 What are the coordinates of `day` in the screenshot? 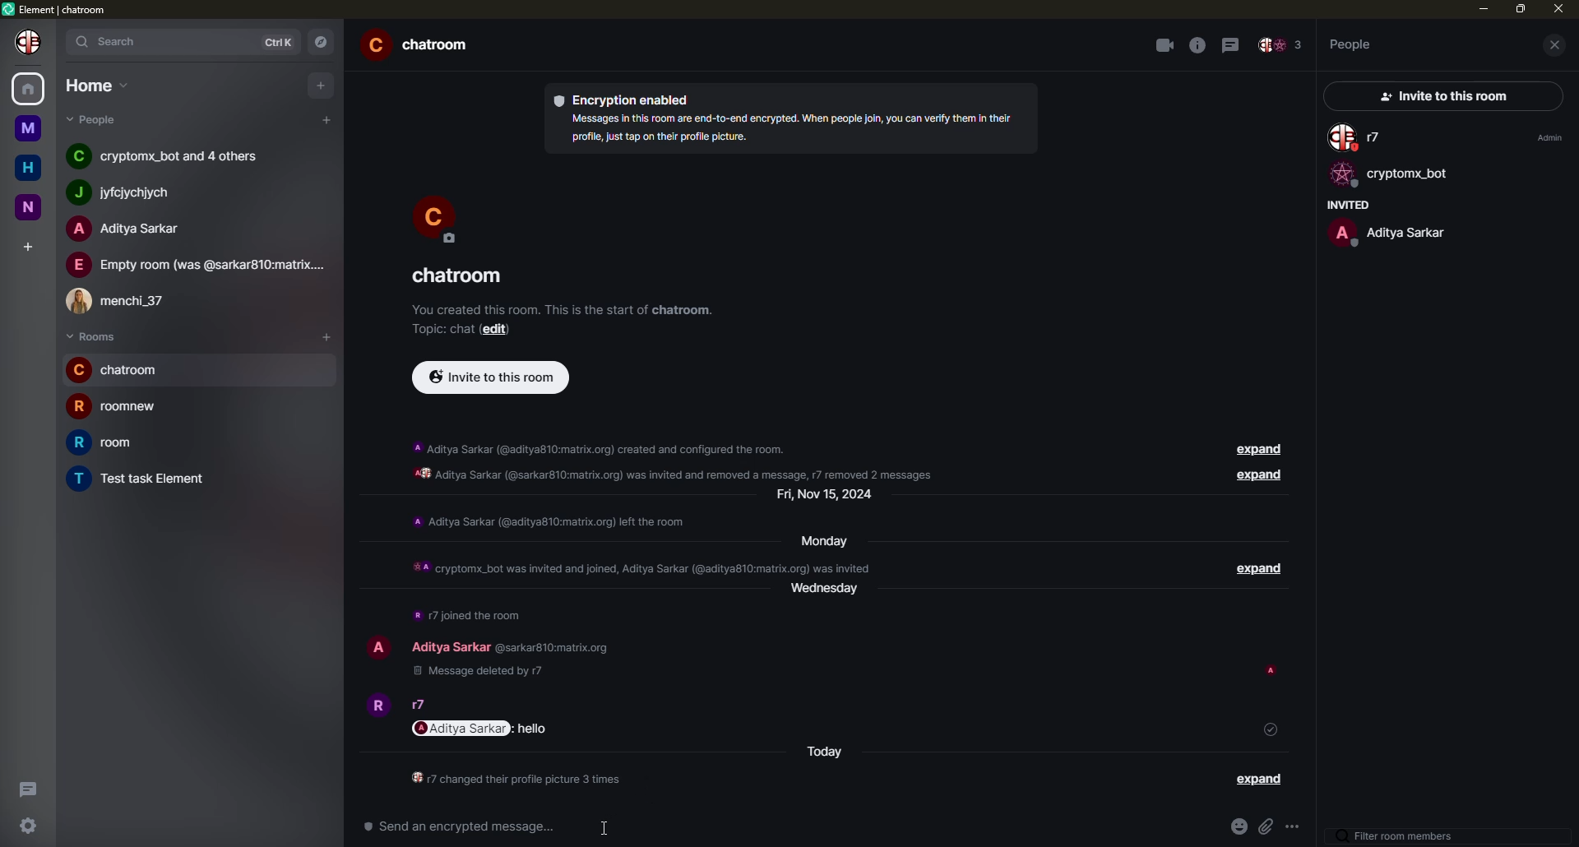 It's located at (830, 496).